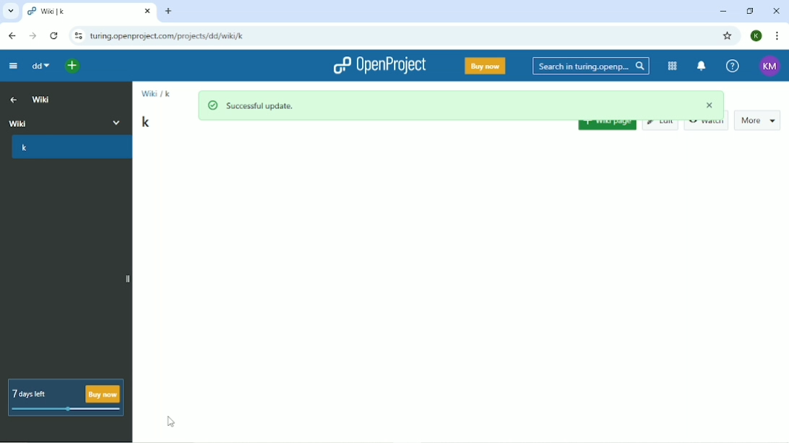  What do you see at coordinates (590, 66) in the screenshot?
I see `Search in turing.openp` at bounding box center [590, 66].